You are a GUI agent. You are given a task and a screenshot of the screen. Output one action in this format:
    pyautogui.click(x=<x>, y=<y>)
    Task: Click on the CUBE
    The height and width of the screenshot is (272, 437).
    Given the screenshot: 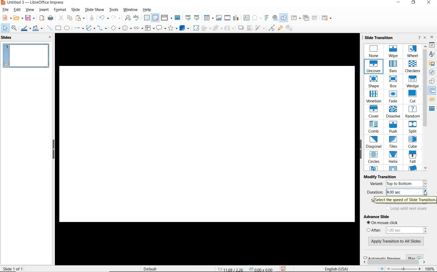 What is the action you would take?
    pyautogui.click(x=412, y=142)
    